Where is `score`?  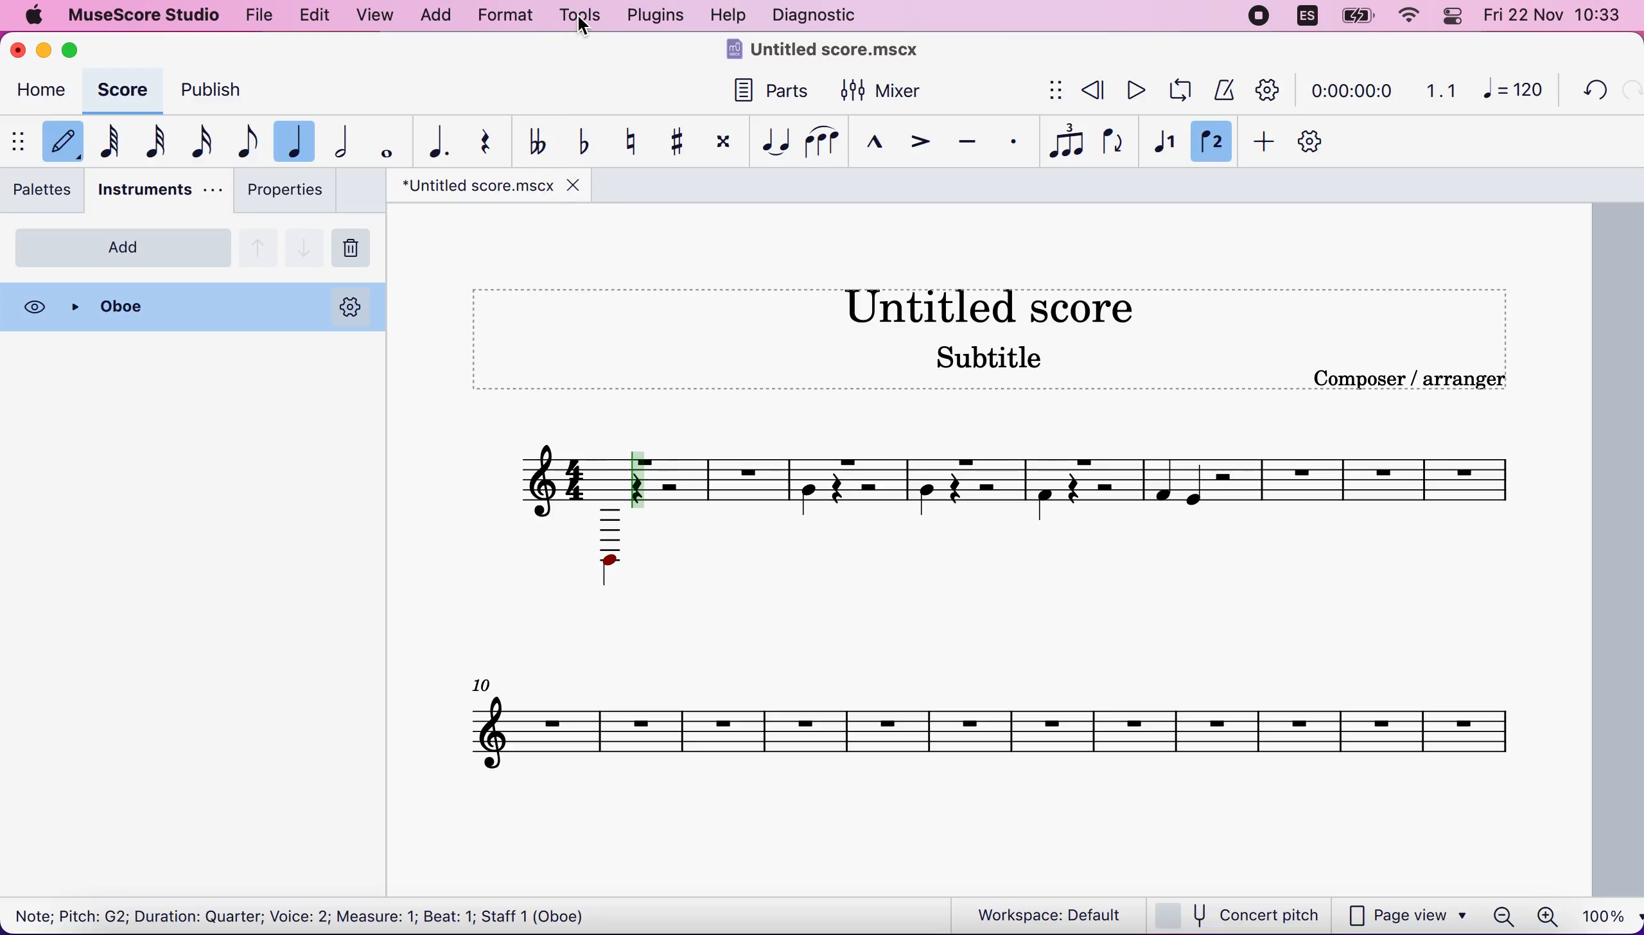 score is located at coordinates (120, 87).